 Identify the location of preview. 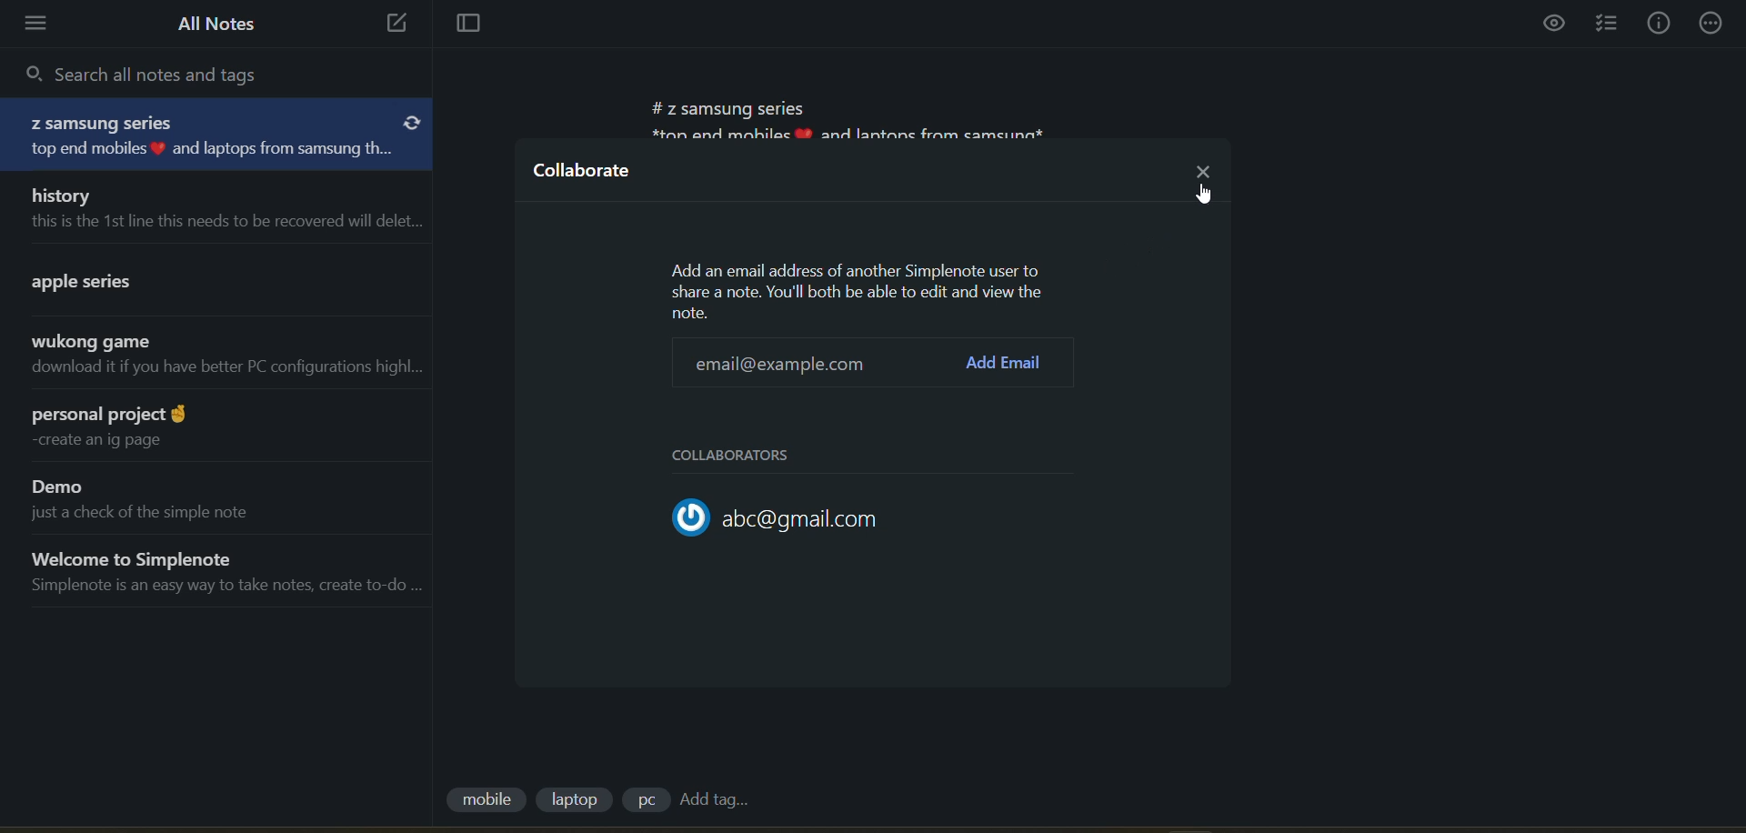
(1556, 25).